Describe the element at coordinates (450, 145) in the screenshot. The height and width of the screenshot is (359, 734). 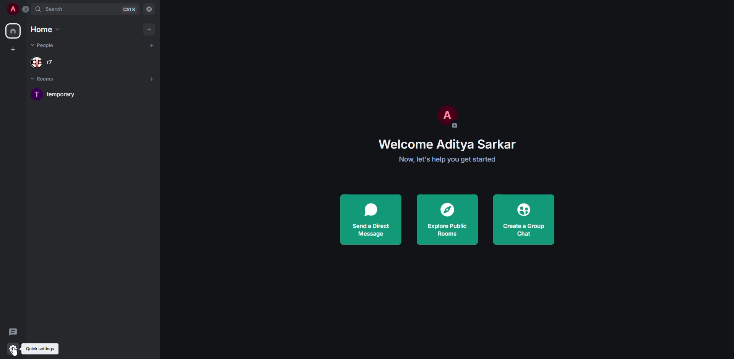
I see `welcome` at that location.